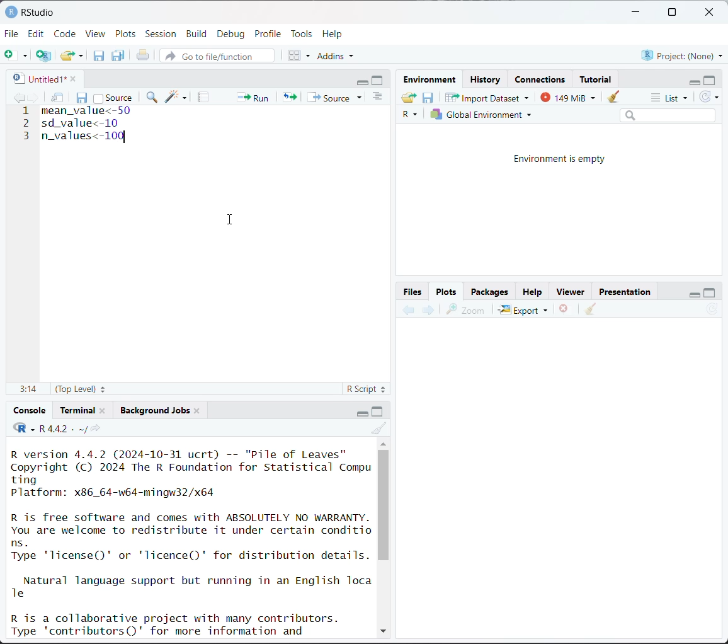  What do you see at coordinates (198, 34) in the screenshot?
I see `Build` at bounding box center [198, 34].